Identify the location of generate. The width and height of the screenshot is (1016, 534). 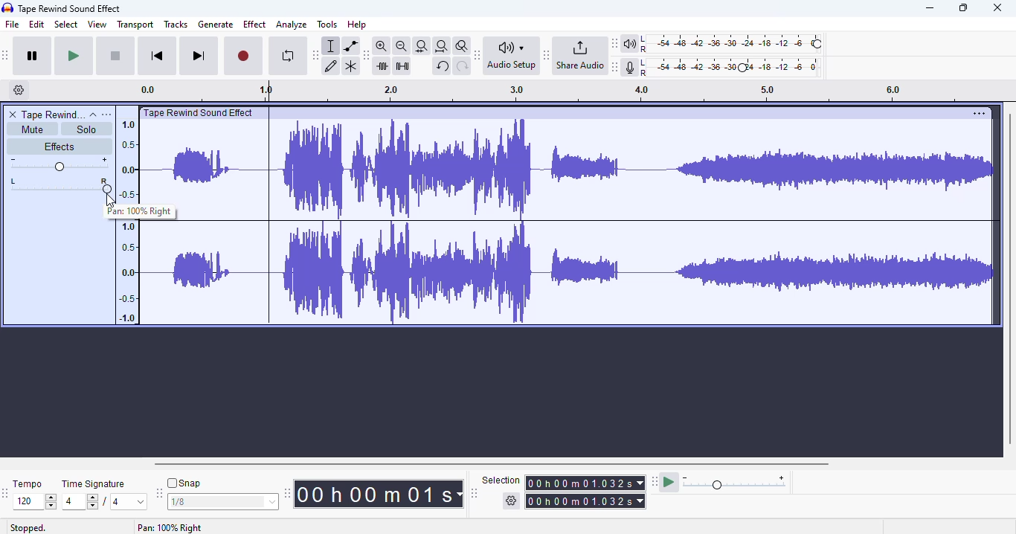
(216, 25).